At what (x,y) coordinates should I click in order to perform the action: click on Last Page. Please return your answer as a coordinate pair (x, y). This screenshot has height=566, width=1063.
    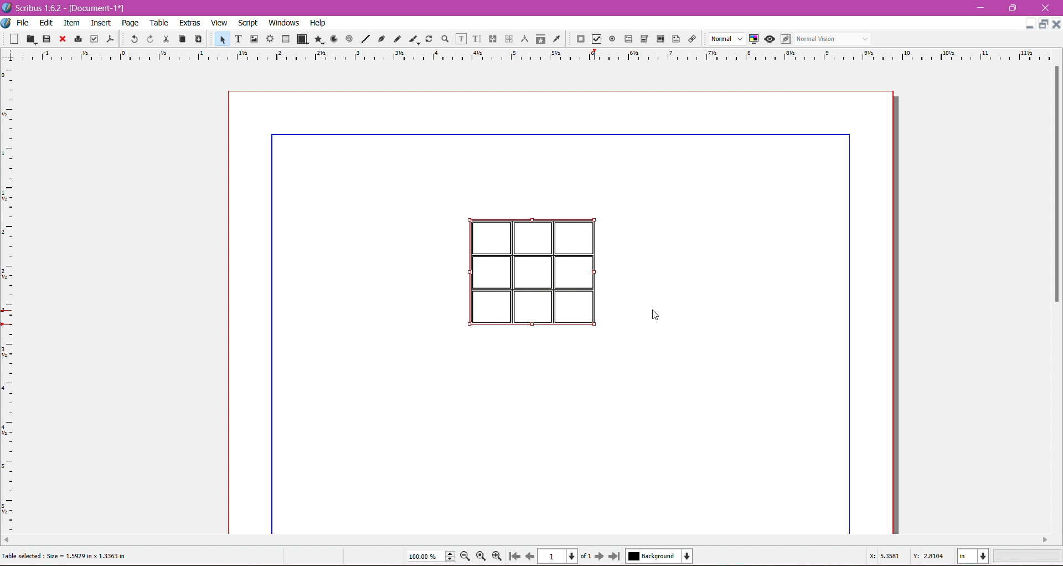
    Looking at the image, I should click on (617, 557).